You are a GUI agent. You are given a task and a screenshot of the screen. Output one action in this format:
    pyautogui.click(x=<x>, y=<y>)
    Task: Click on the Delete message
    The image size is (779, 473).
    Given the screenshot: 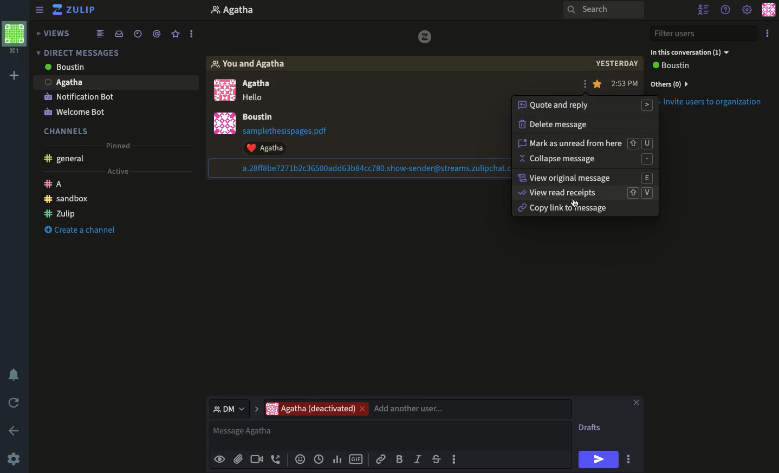 What is the action you would take?
    pyautogui.click(x=553, y=126)
    